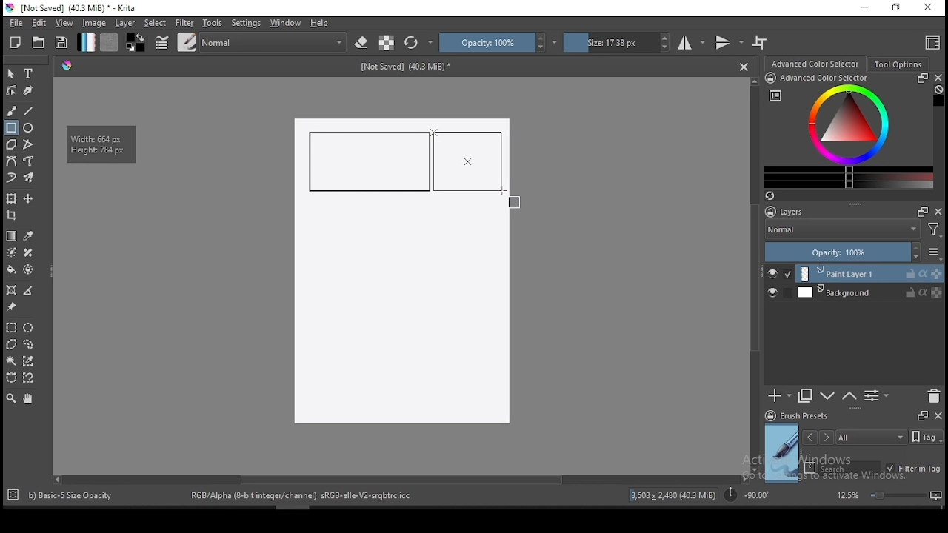  Describe the element at coordinates (28, 199) in the screenshot. I see `move a layer` at that location.